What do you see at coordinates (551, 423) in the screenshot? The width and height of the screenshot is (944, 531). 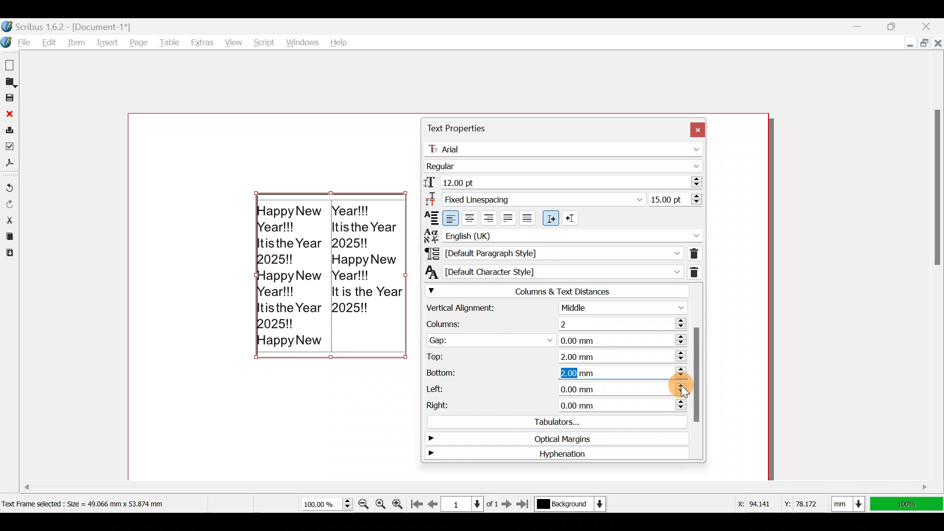 I see `Tabulators` at bounding box center [551, 423].